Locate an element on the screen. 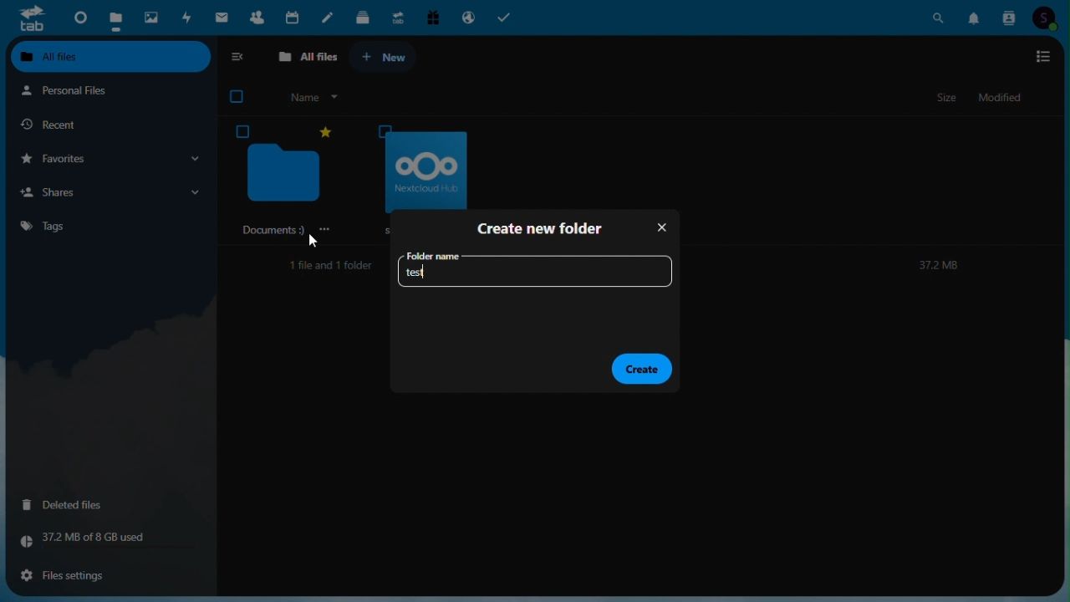 This screenshot has width=1070, height=602. Notifications is located at coordinates (976, 18).